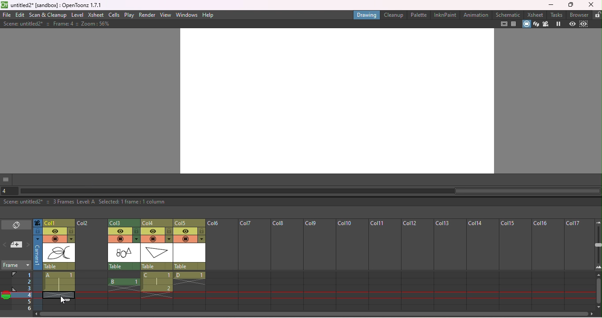 This screenshot has width=602, height=318. I want to click on Preview, so click(572, 24).